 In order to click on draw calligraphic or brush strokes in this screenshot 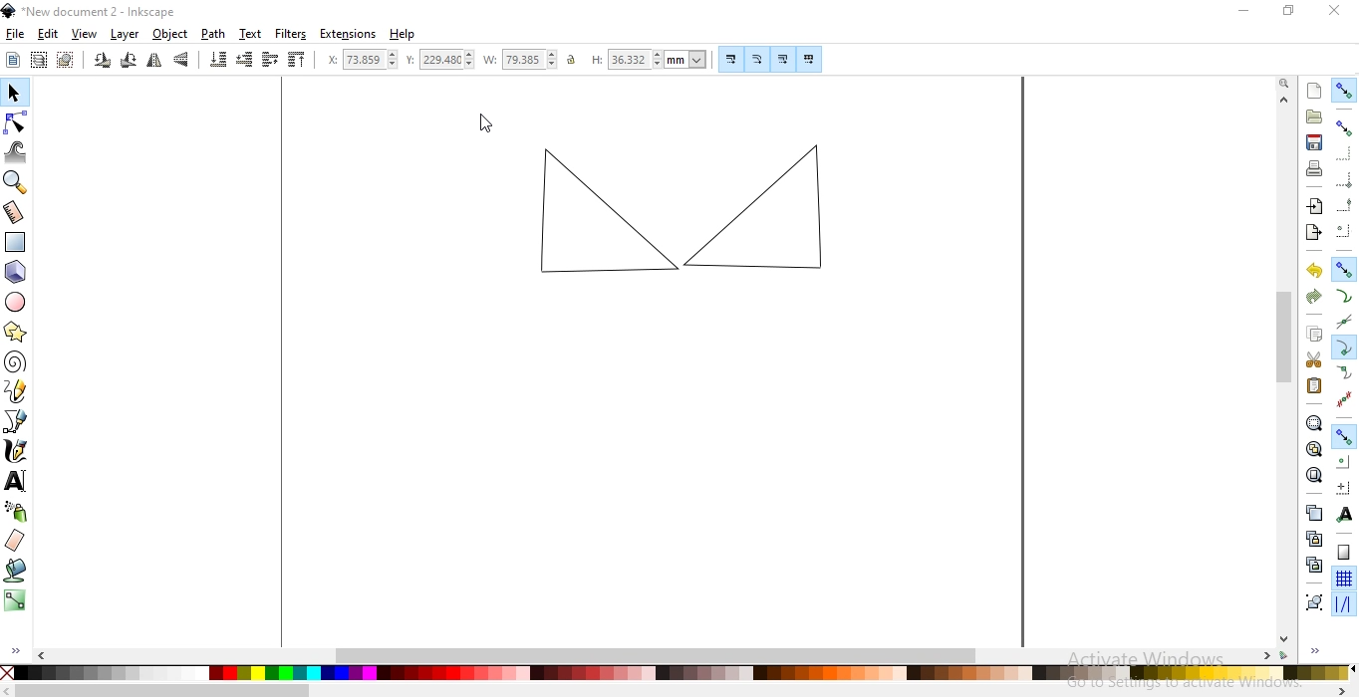, I will do `click(16, 451)`.